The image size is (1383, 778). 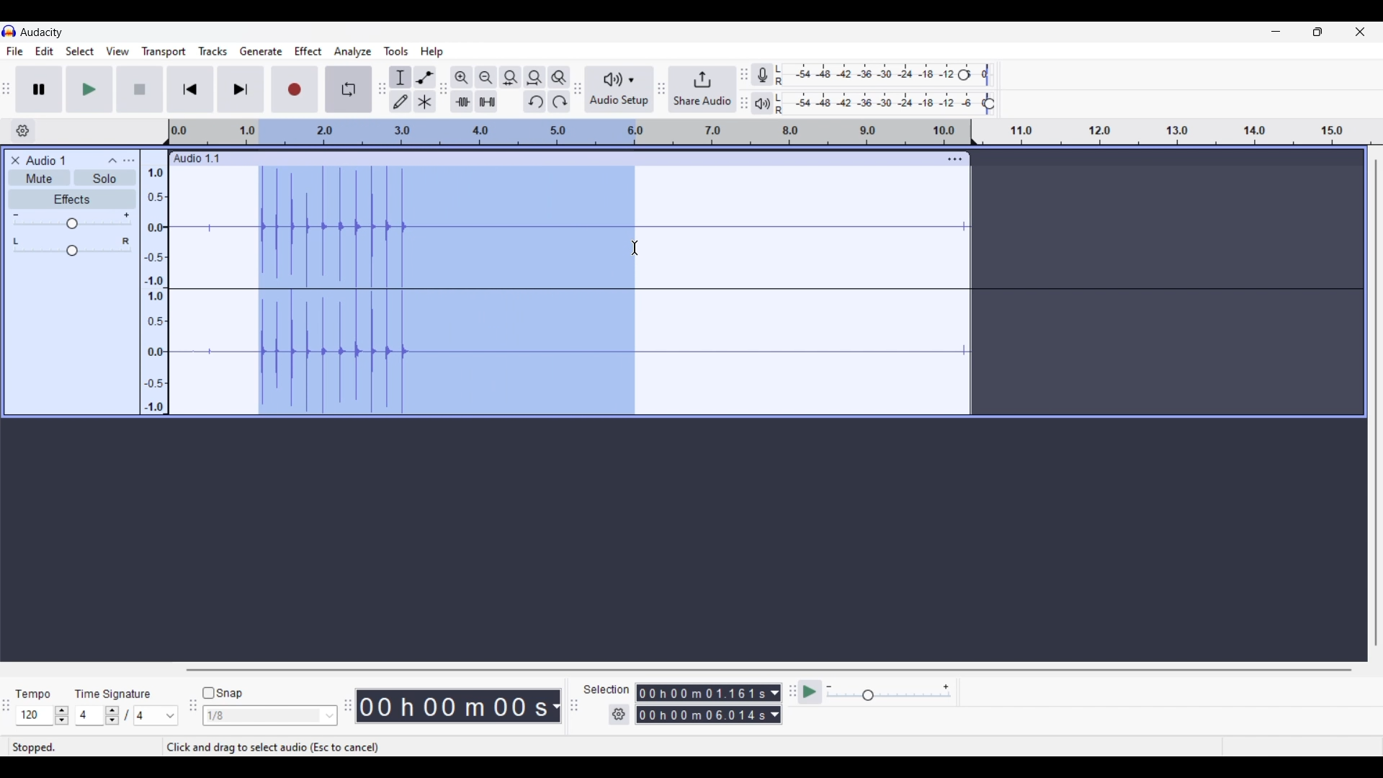 What do you see at coordinates (1376, 402) in the screenshot?
I see `Vertical slide bar` at bounding box center [1376, 402].